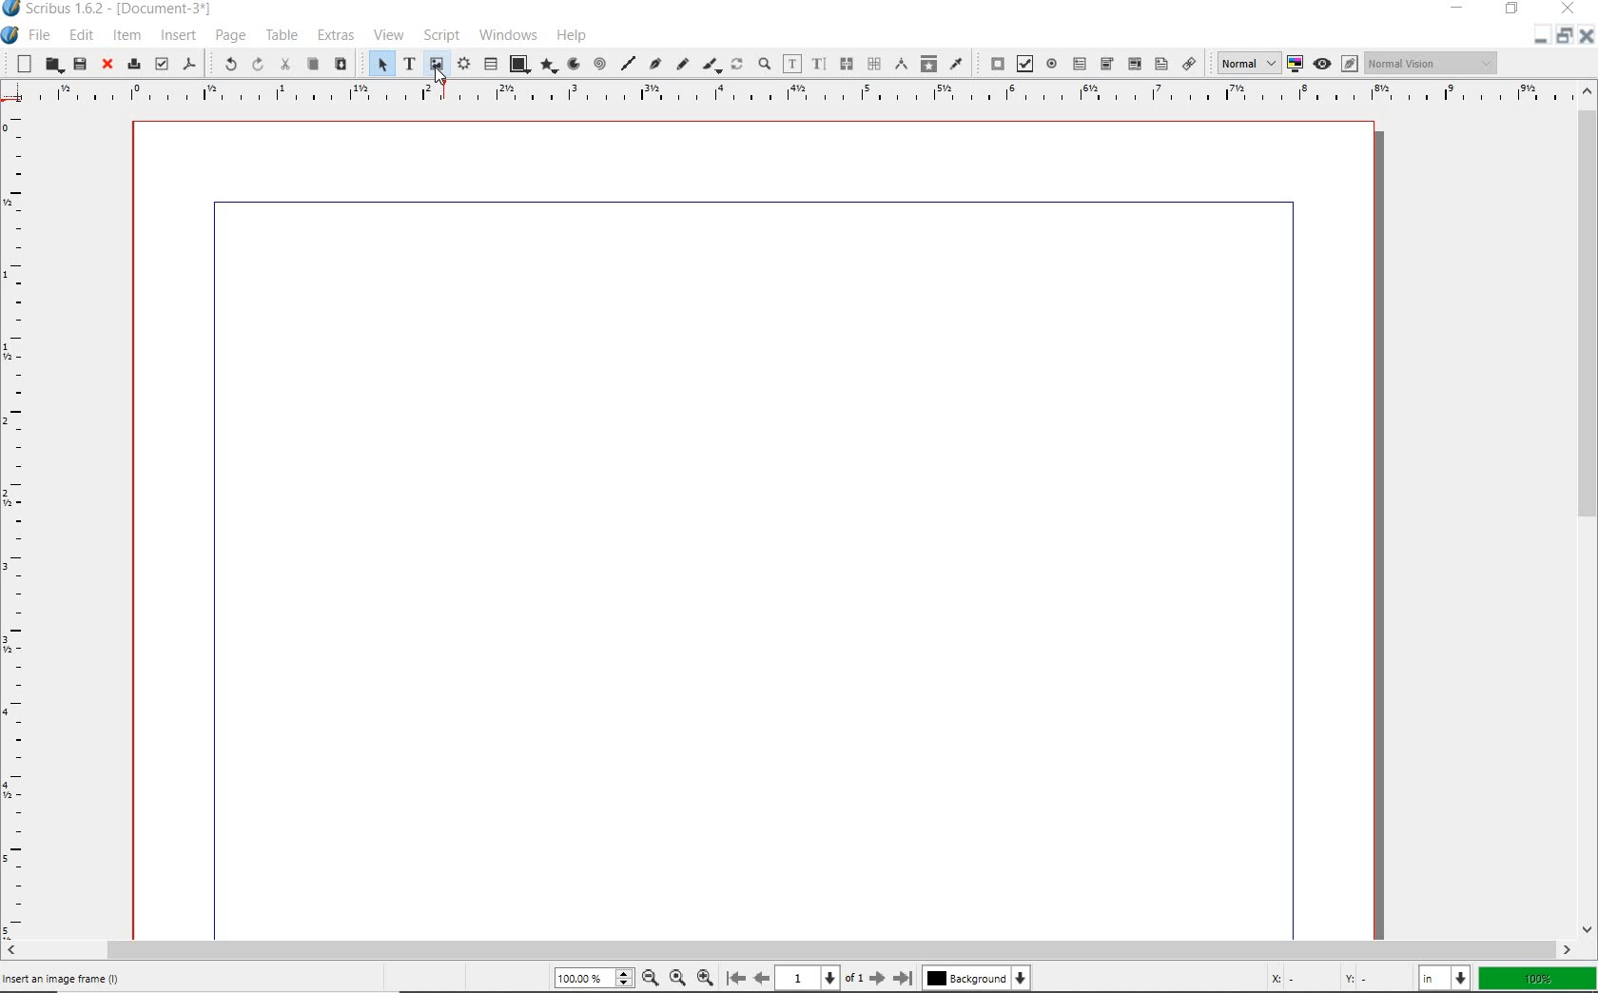 Image resolution: width=1598 pixels, height=993 pixels. Describe the element at coordinates (463, 65) in the screenshot. I see `render frame` at that location.